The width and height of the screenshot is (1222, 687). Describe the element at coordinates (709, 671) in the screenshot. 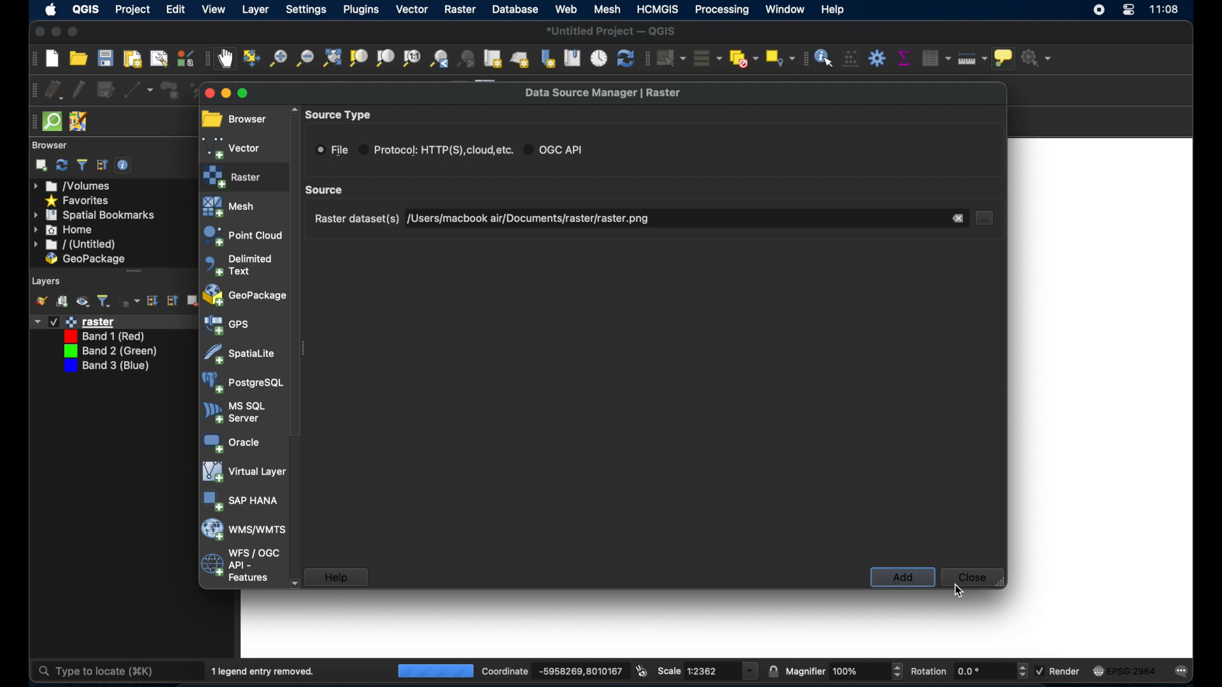

I see `scale` at that location.